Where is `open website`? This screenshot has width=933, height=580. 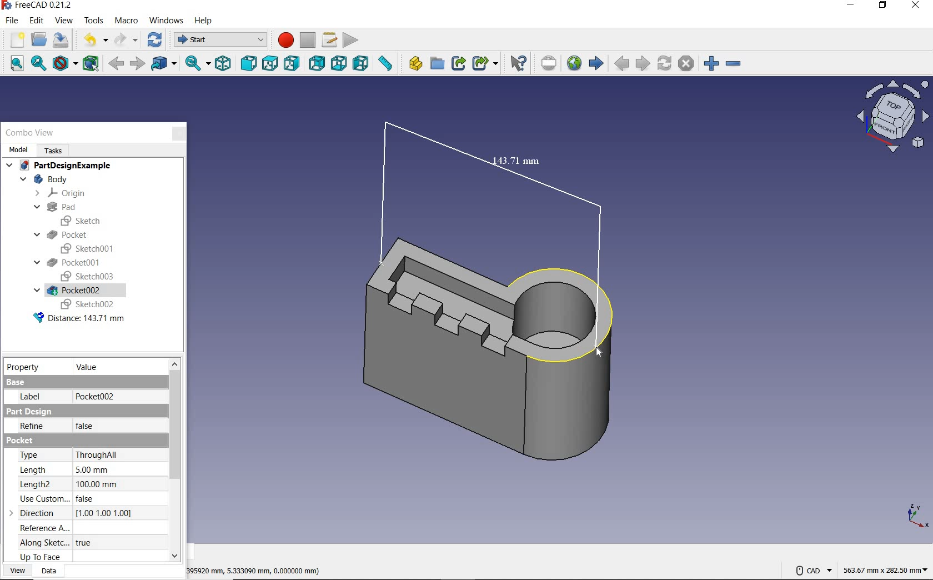 open website is located at coordinates (574, 63).